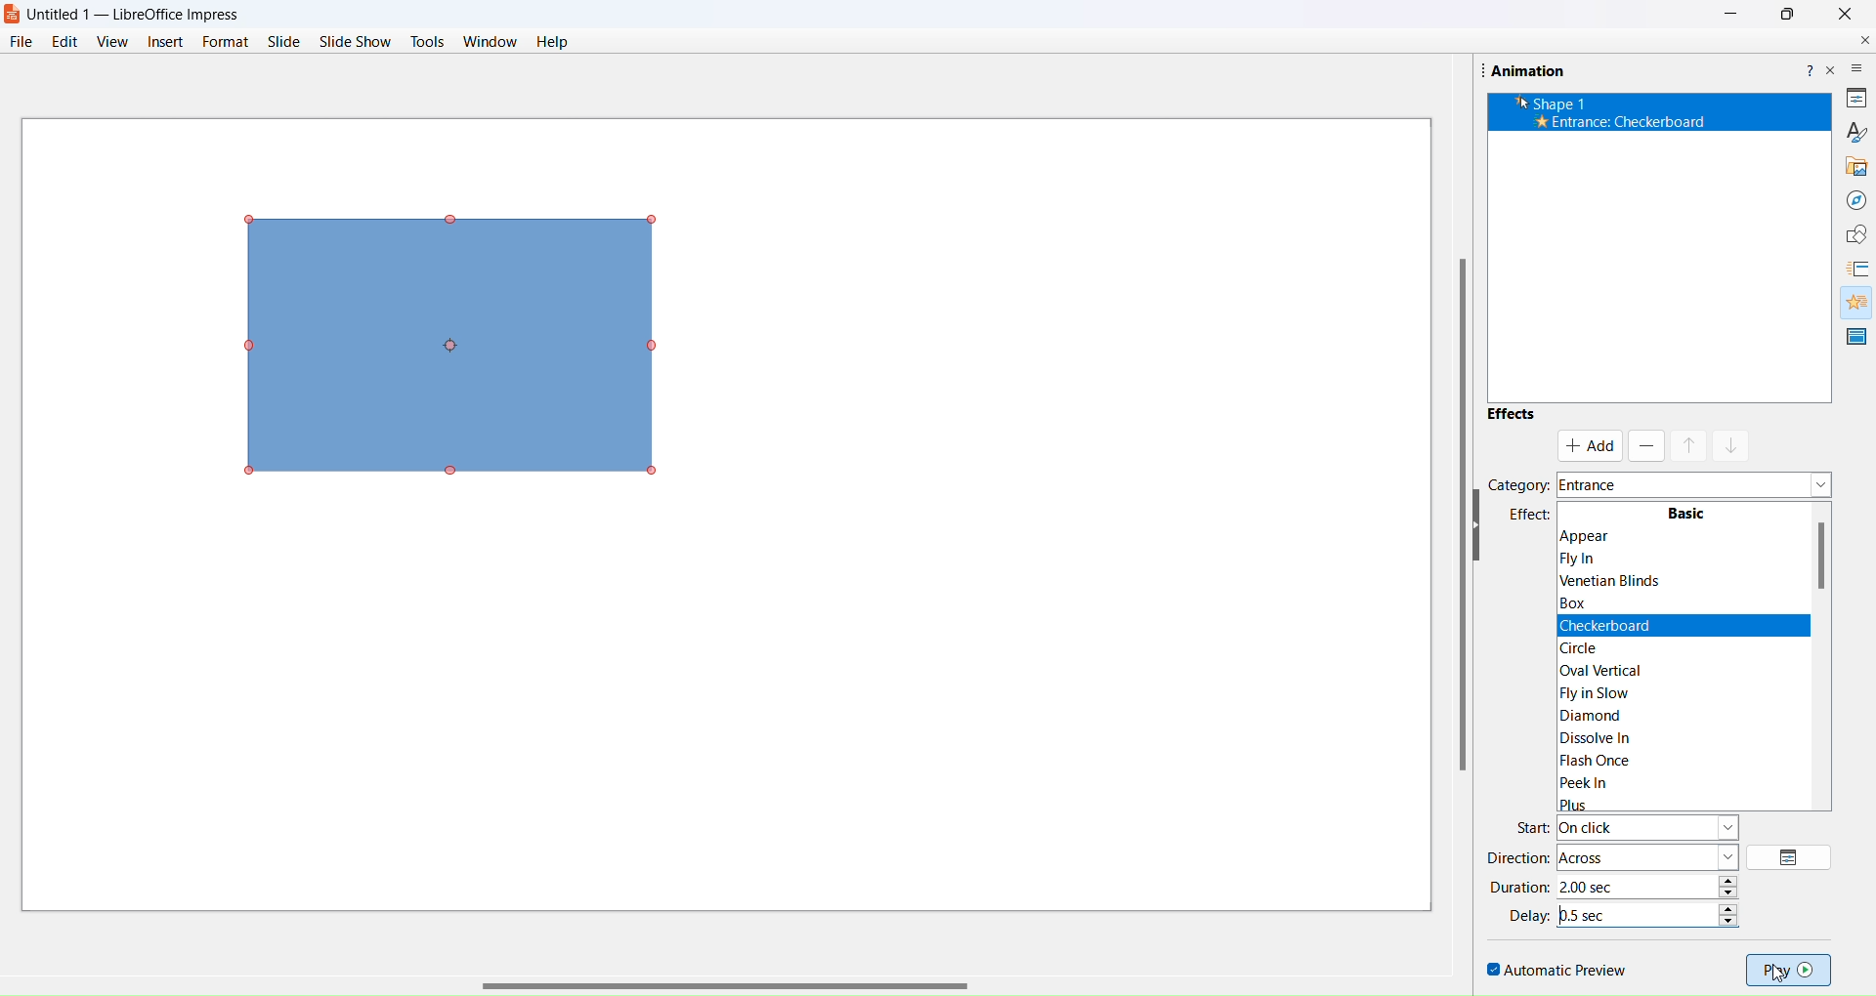  Describe the element at coordinates (282, 42) in the screenshot. I see `slide` at that location.